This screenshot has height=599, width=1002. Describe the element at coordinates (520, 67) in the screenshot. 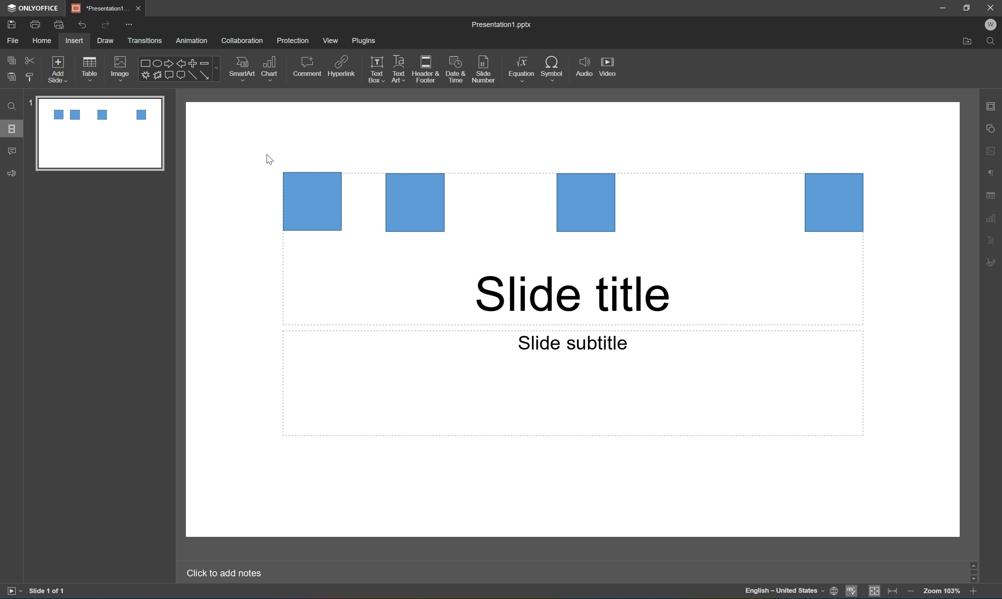

I see `equation` at that location.